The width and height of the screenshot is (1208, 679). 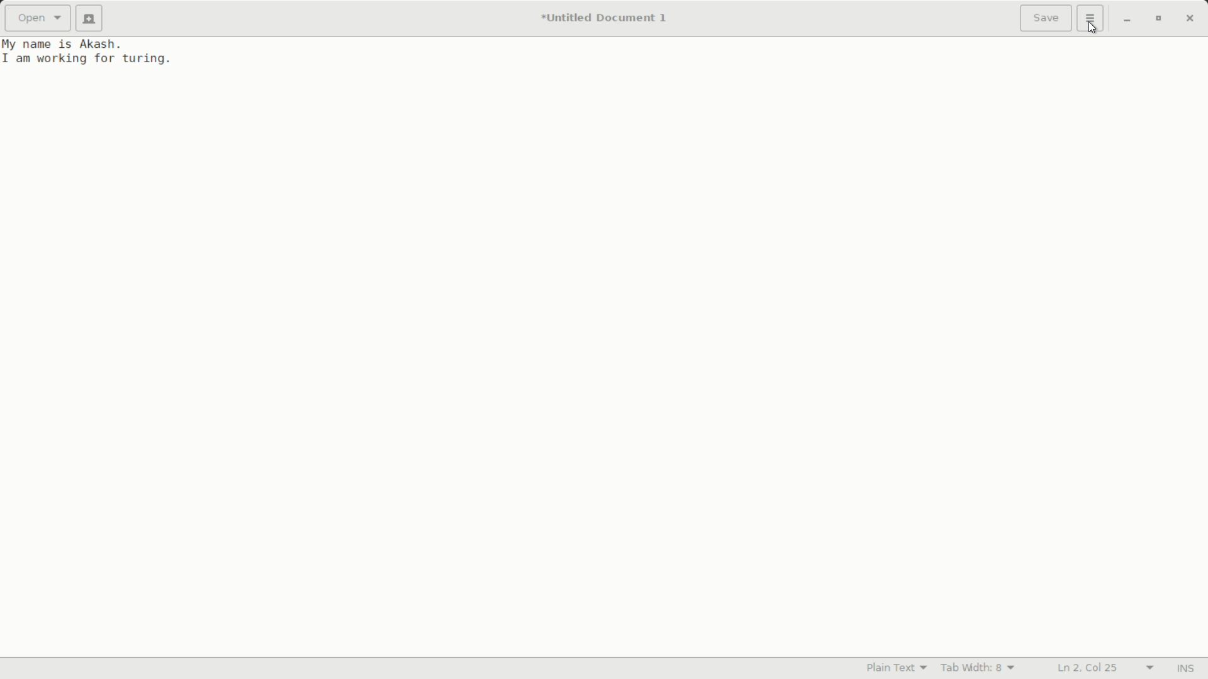 What do you see at coordinates (1127, 20) in the screenshot?
I see `minimize` at bounding box center [1127, 20].